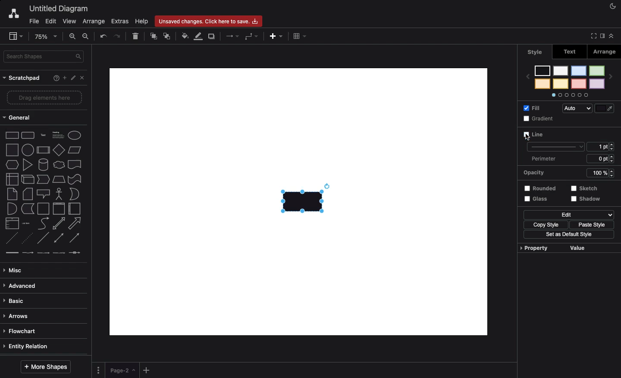  Describe the element at coordinates (597, 71) in the screenshot. I see `color 1` at that location.